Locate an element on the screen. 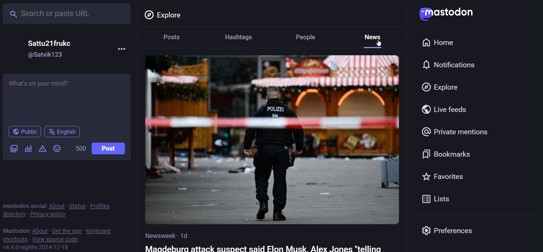 The width and height of the screenshot is (543, 252). shortcut is located at coordinates (15, 239).